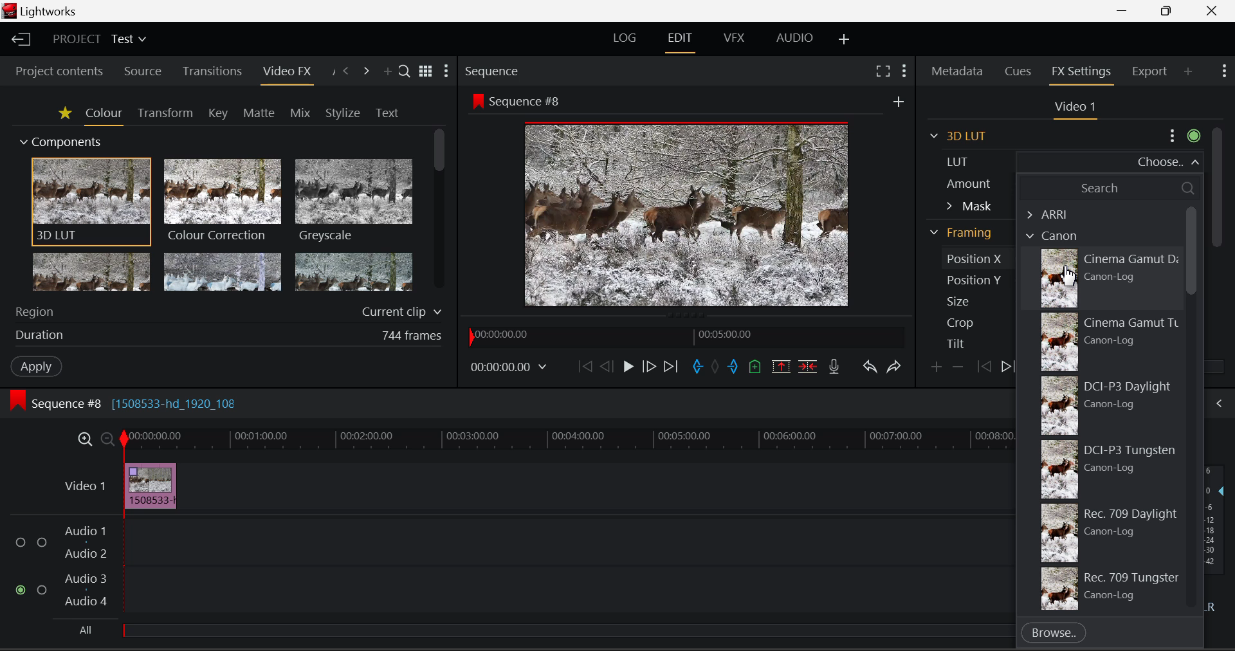 Image resolution: width=1235 pixels, height=651 pixels. What do you see at coordinates (425, 69) in the screenshot?
I see `Toggle list and title view` at bounding box center [425, 69].